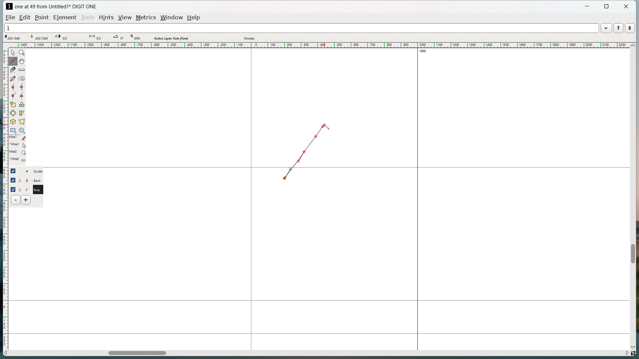 Image resolution: width=639 pixels, height=359 pixels. What do you see at coordinates (23, 61) in the screenshot?
I see `scroll by hand` at bounding box center [23, 61].